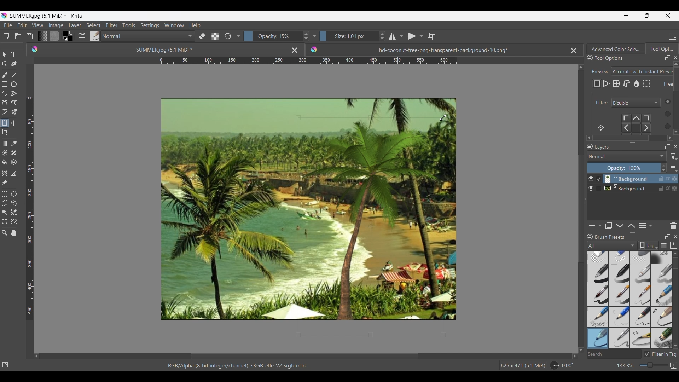 The width and height of the screenshot is (679, 382). I want to click on Choose brush preset, so click(94, 36).